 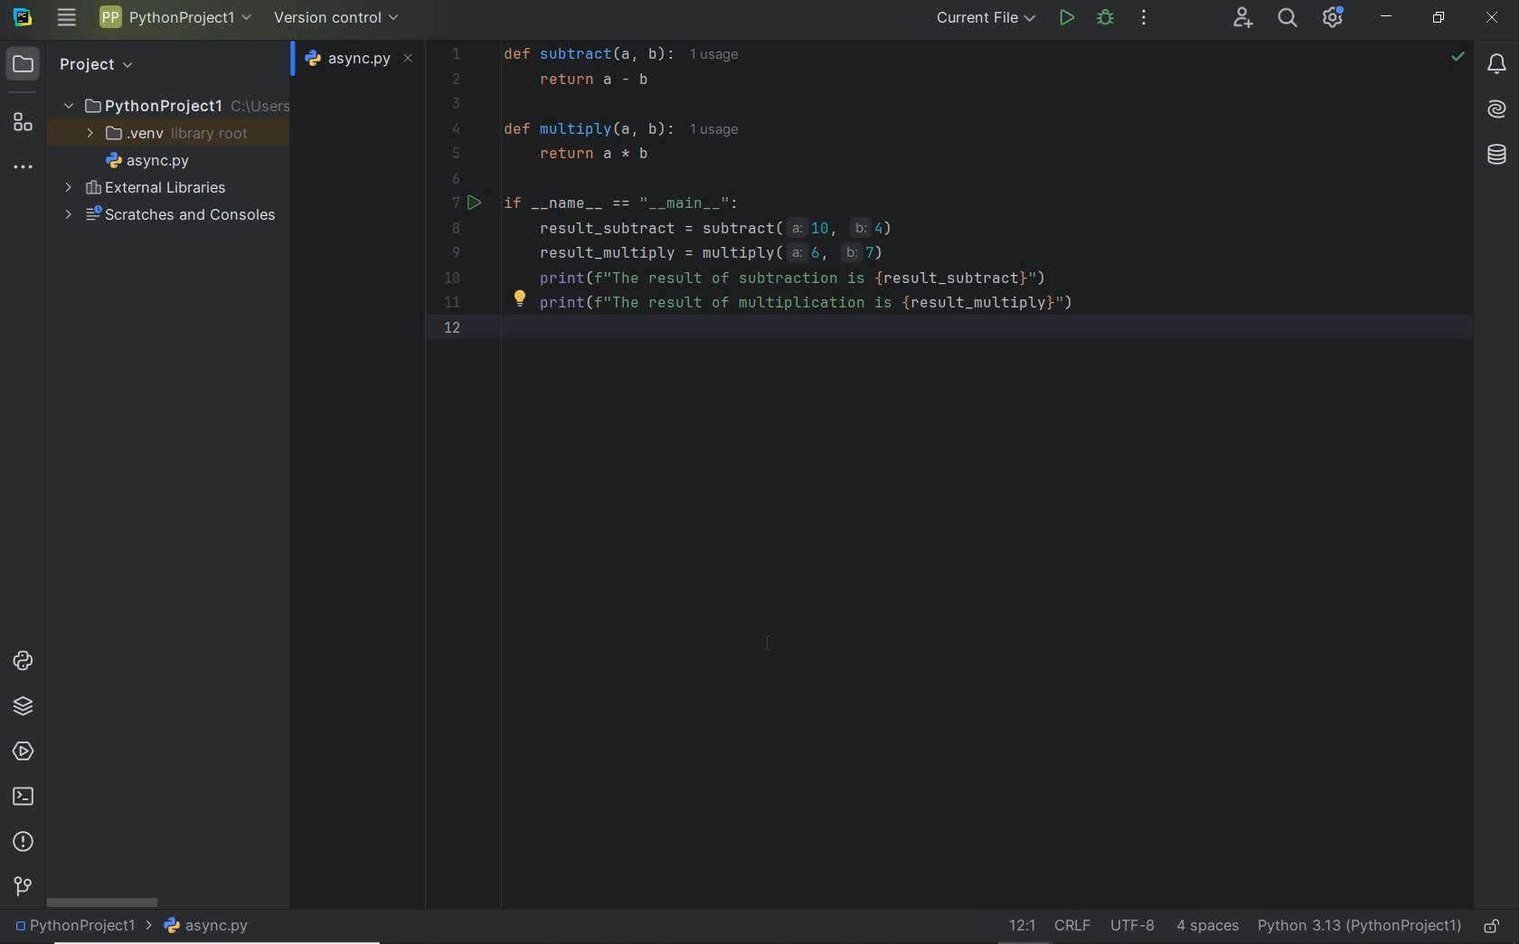 I want to click on close, so click(x=1494, y=16).